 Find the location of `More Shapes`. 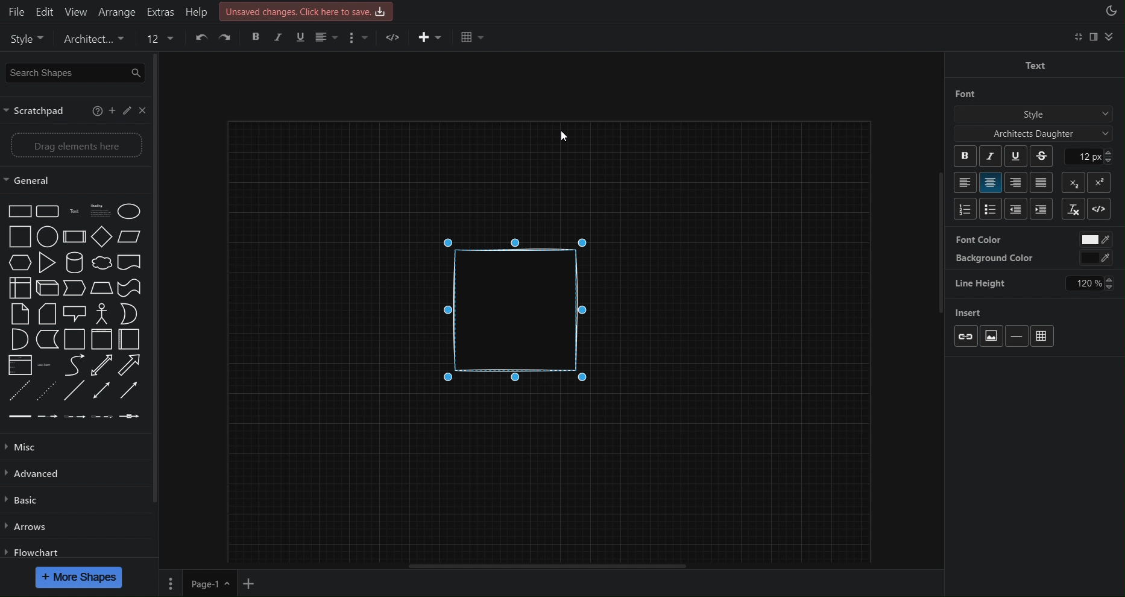

More Shapes is located at coordinates (78, 577).